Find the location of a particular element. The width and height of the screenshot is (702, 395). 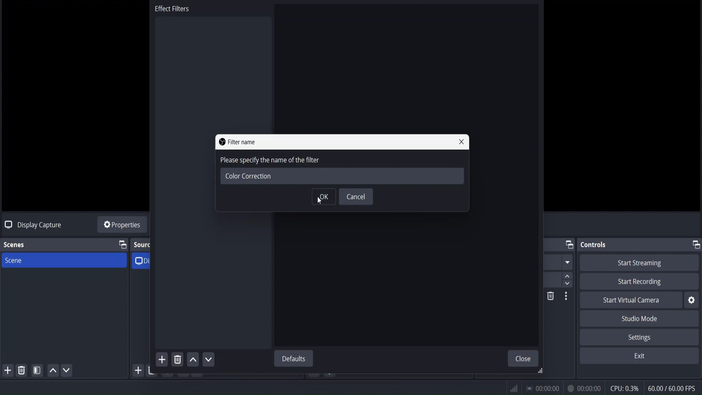

start streaming is located at coordinates (640, 263).